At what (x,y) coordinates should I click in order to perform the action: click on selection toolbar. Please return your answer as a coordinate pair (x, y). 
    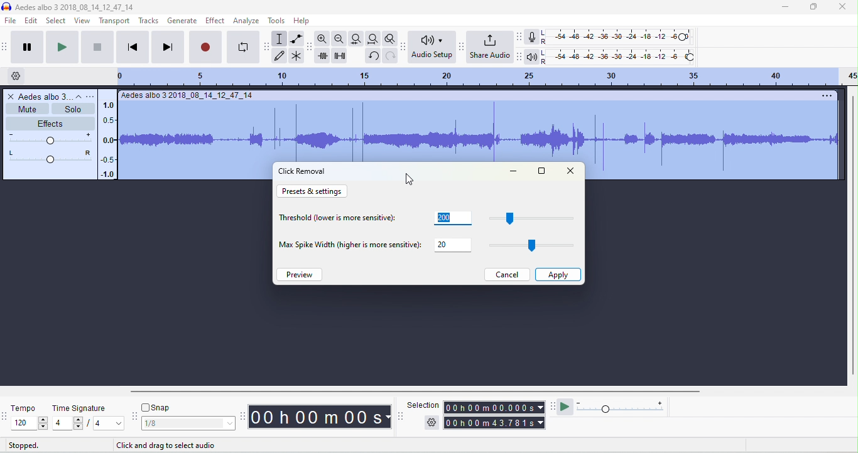
    Looking at the image, I should click on (402, 417).